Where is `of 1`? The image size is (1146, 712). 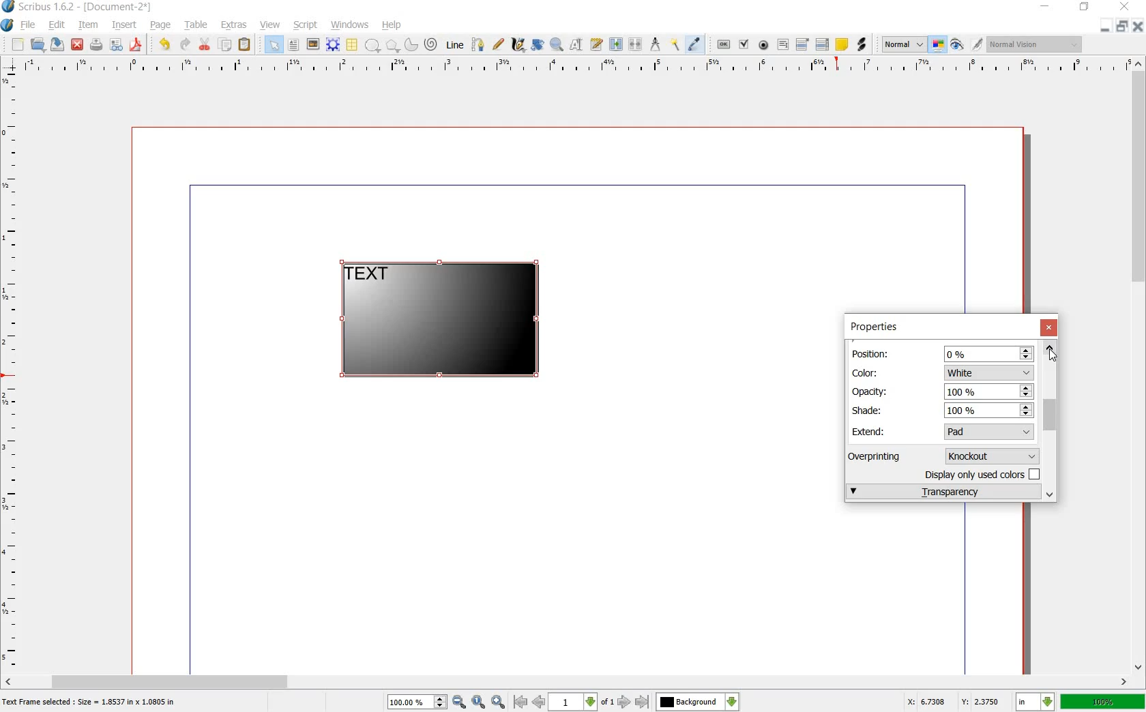 of 1 is located at coordinates (606, 703).